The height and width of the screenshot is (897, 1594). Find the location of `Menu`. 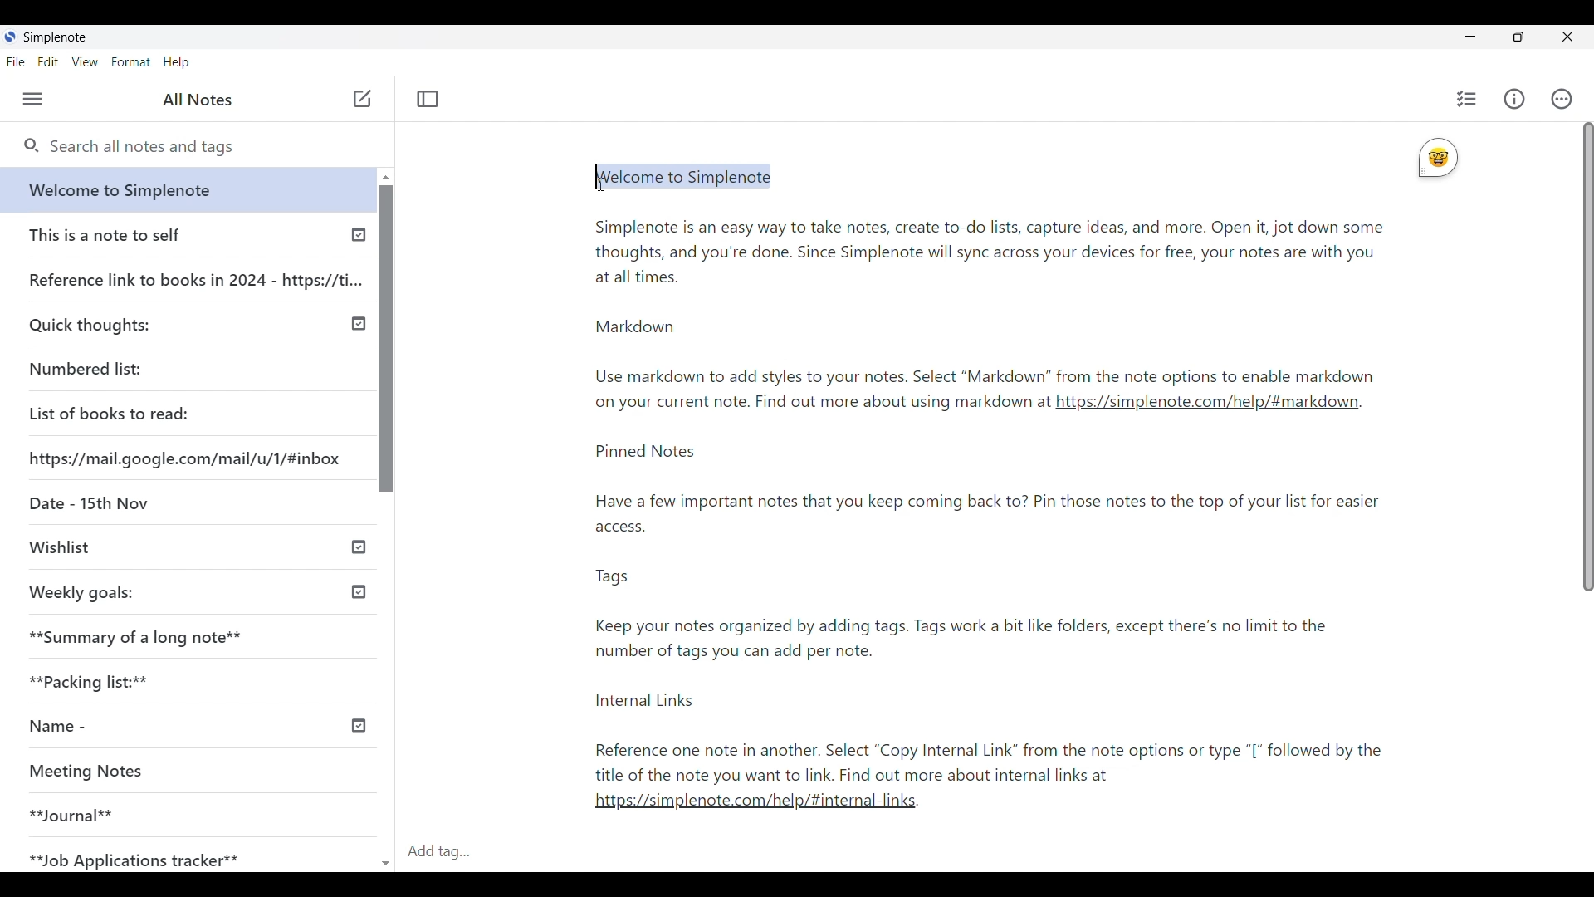

Menu is located at coordinates (32, 99).